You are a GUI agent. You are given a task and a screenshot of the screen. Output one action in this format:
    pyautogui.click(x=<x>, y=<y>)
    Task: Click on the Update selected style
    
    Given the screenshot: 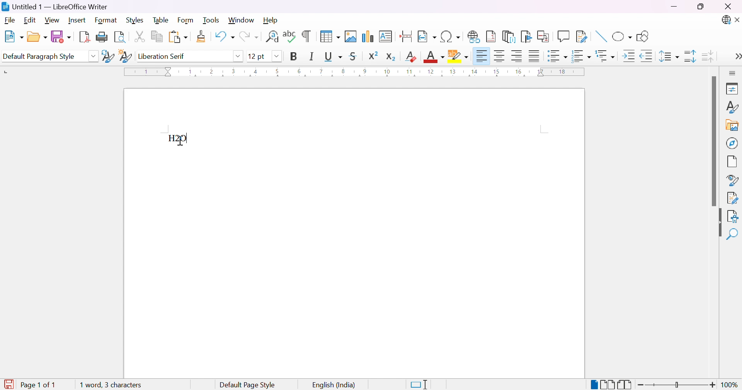 What is the action you would take?
    pyautogui.click(x=108, y=56)
    